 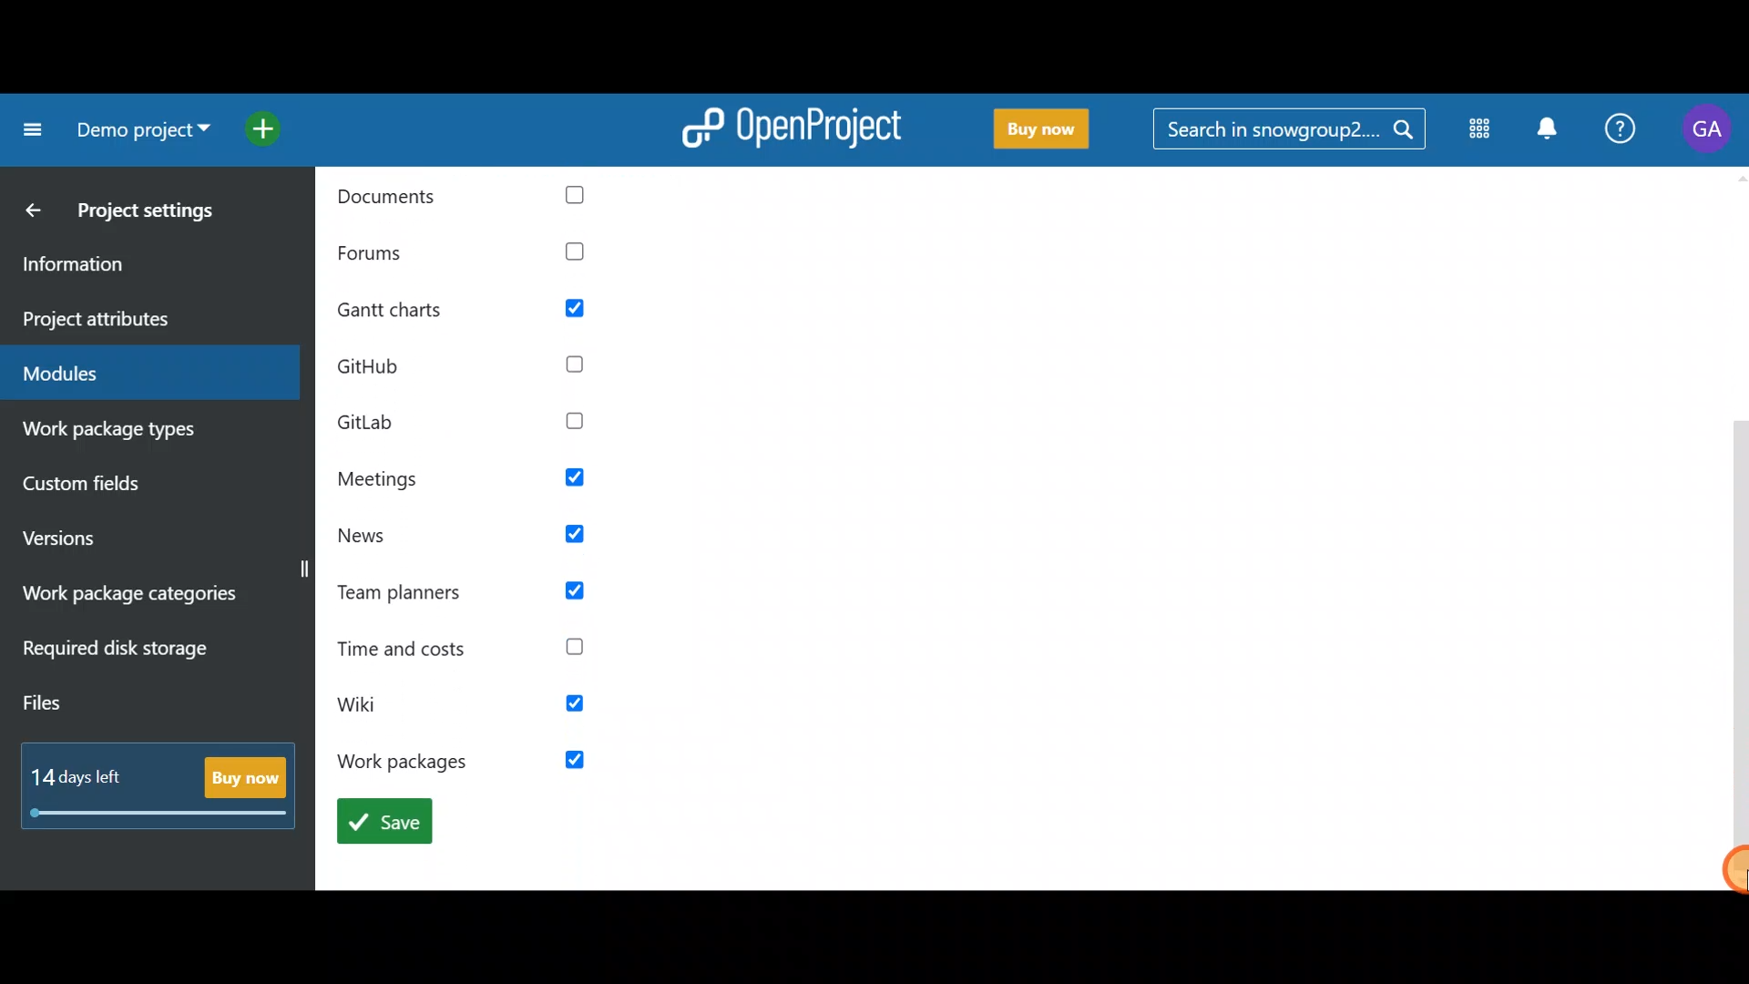 What do you see at coordinates (793, 134) in the screenshot?
I see `OpenProject` at bounding box center [793, 134].